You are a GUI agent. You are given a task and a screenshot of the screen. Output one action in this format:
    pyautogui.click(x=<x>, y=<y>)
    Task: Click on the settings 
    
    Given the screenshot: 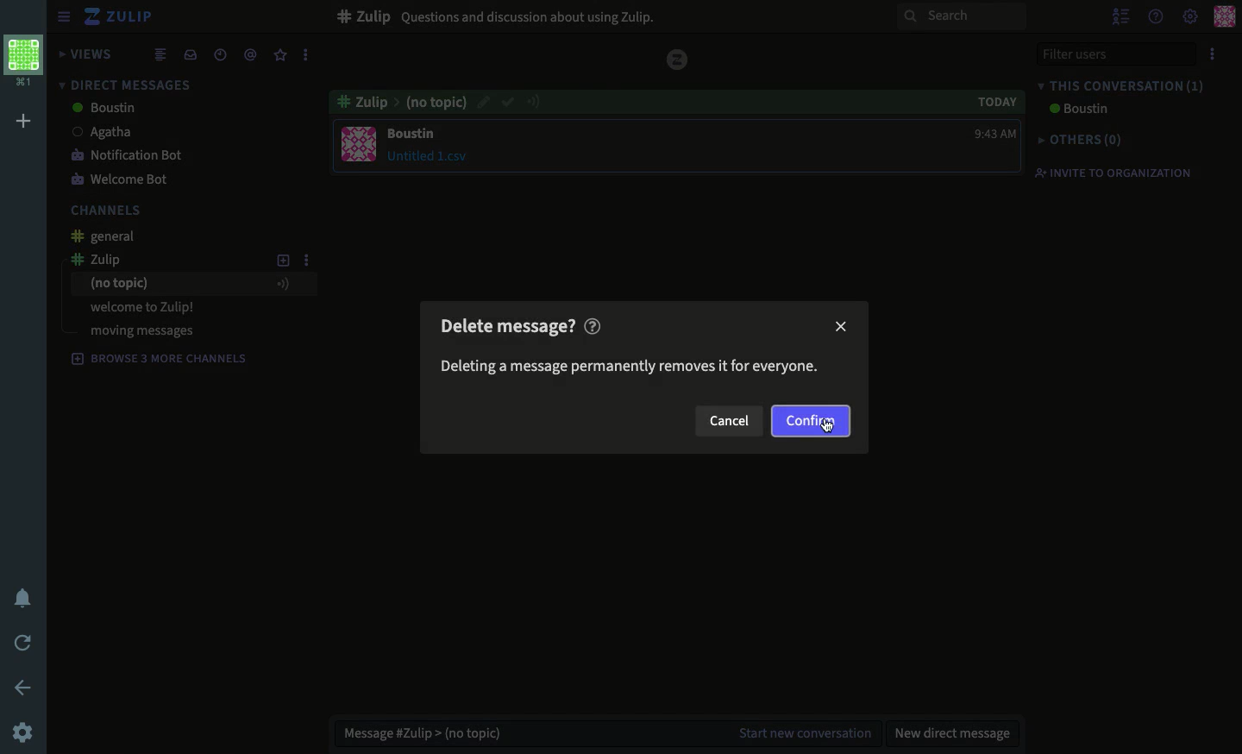 What is the action you would take?
    pyautogui.click(x=1190, y=18)
    